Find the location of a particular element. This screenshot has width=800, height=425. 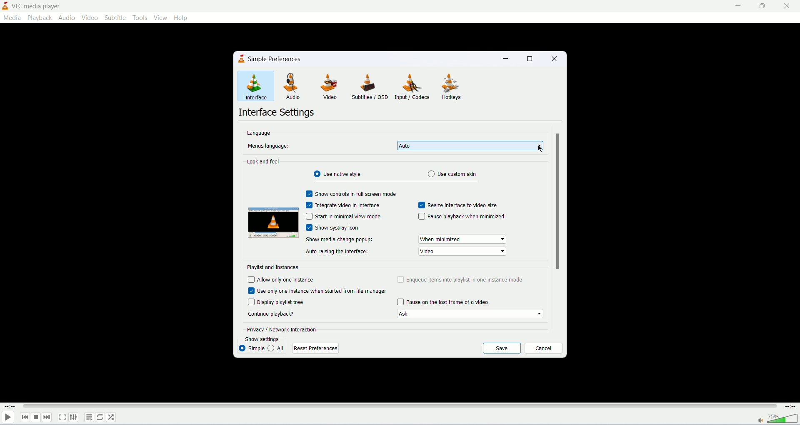

Menu's language is located at coordinates (267, 146).